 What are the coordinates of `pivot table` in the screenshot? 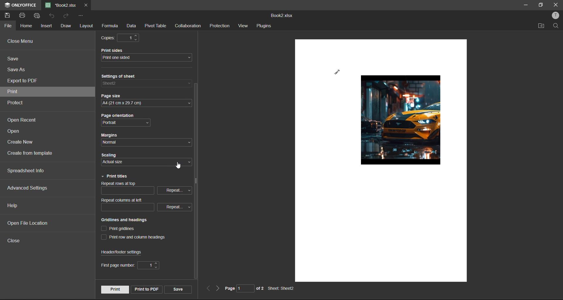 It's located at (157, 25).